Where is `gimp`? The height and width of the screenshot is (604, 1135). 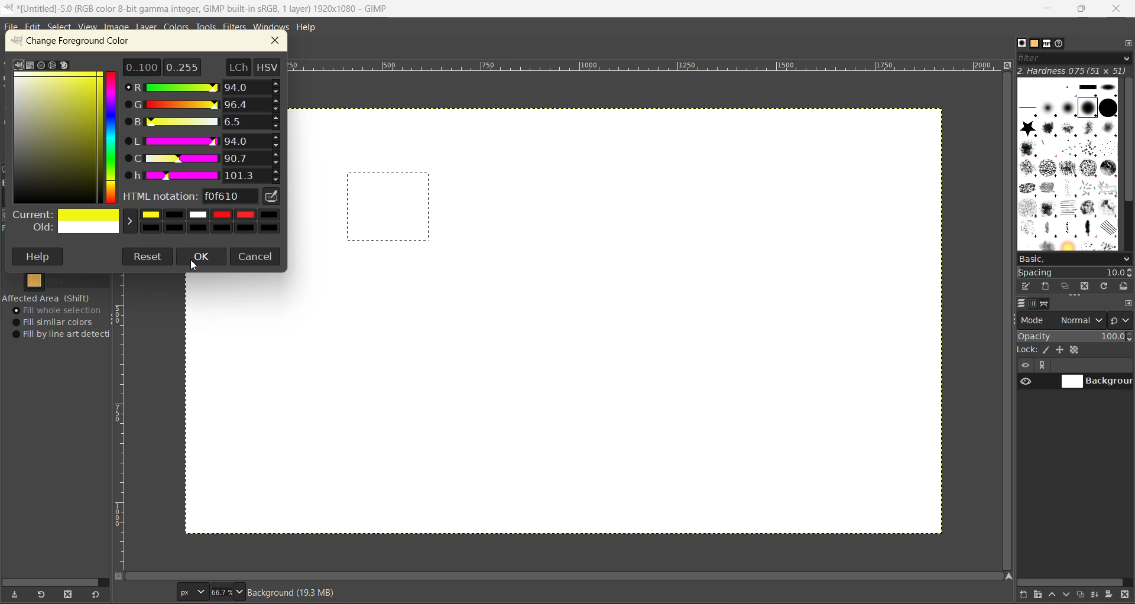
gimp is located at coordinates (18, 64).